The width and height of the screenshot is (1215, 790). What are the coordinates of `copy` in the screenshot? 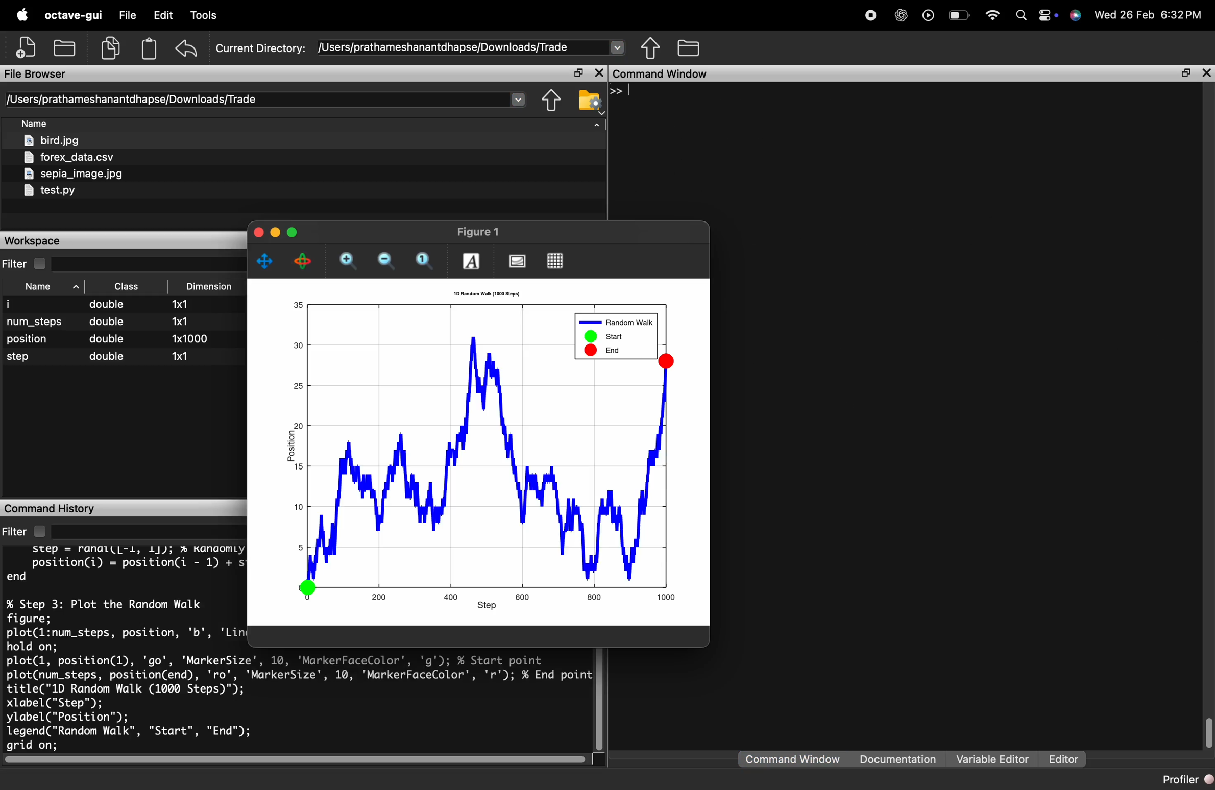 It's located at (113, 47).